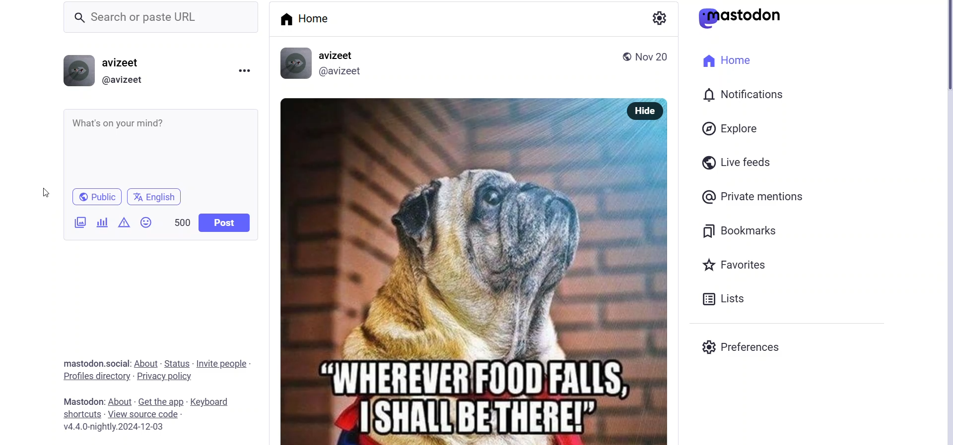 This screenshot has width=953, height=445. What do you see at coordinates (160, 148) in the screenshot?
I see `whats on your mind` at bounding box center [160, 148].